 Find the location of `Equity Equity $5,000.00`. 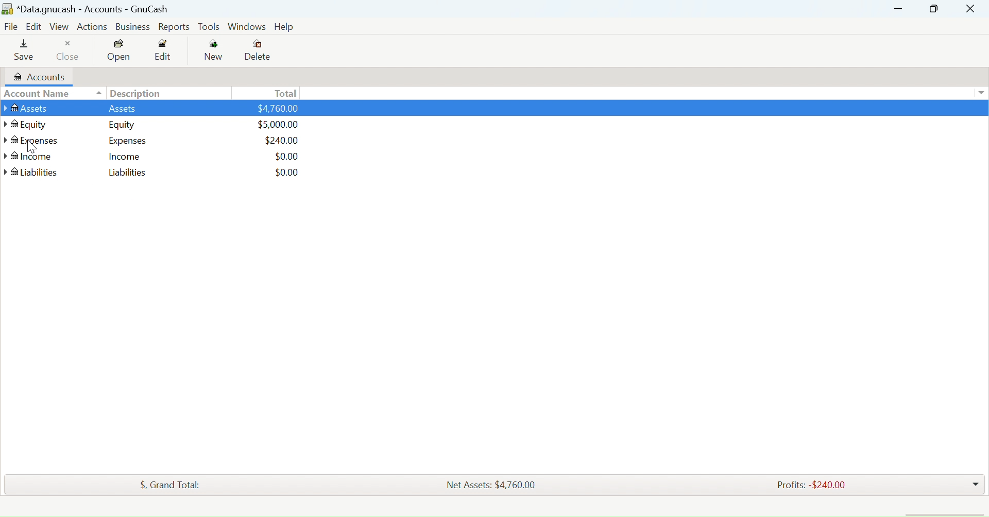

Equity Equity $5,000.00 is located at coordinates (166, 126).